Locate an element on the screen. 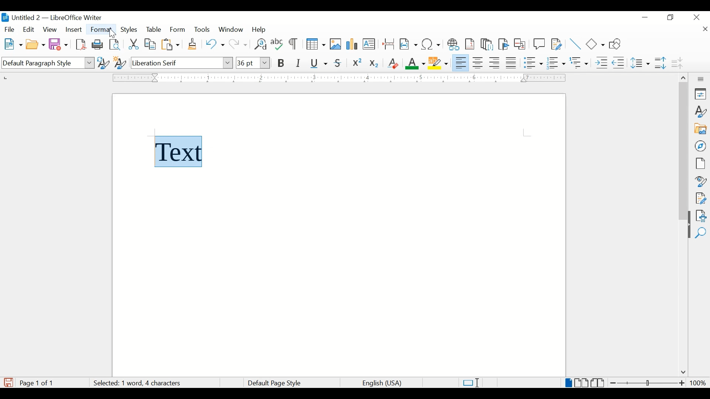 The width and height of the screenshot is (710, 399). show track changes functions is located at coordinates (557, 44).